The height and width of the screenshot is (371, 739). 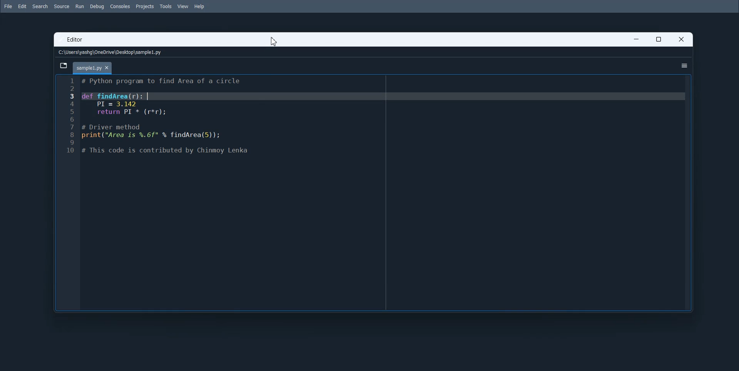 I want to click on View, so click(x=183, y=6).